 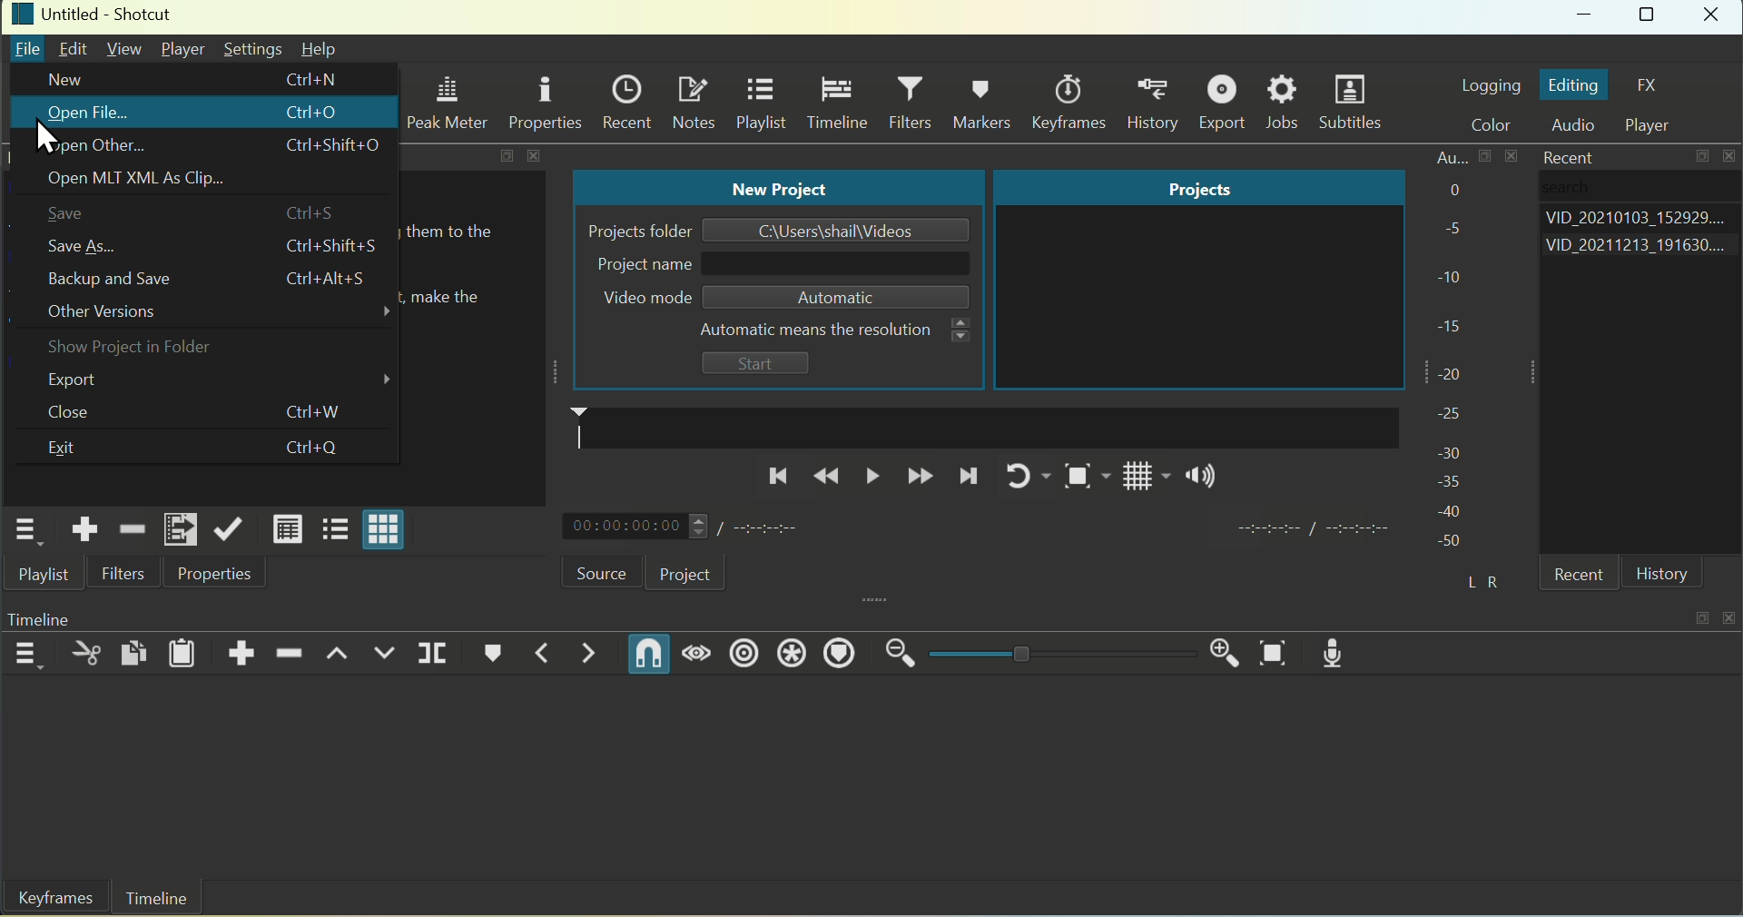 What do you see at coordinates (1714, 17) in the screenshot?
I see `Close` at bounding box center [1714, 17].